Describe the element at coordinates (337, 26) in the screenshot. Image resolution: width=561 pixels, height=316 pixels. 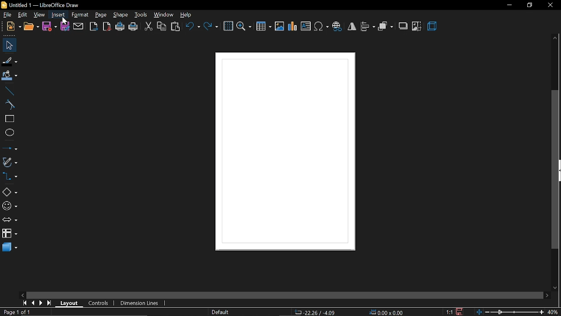
I see `insert hyperlink` at that location.